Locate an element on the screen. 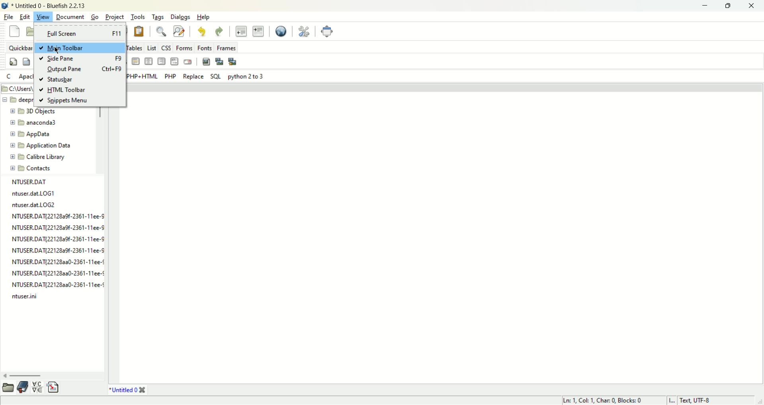 The image size is (764, 405). horizontal scroll bar is located at coordinates (51, 375).